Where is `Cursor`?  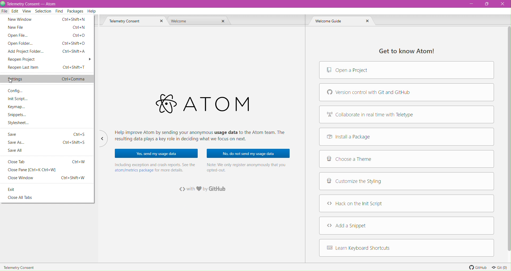
Cursor is located at coordinates (9, 81).